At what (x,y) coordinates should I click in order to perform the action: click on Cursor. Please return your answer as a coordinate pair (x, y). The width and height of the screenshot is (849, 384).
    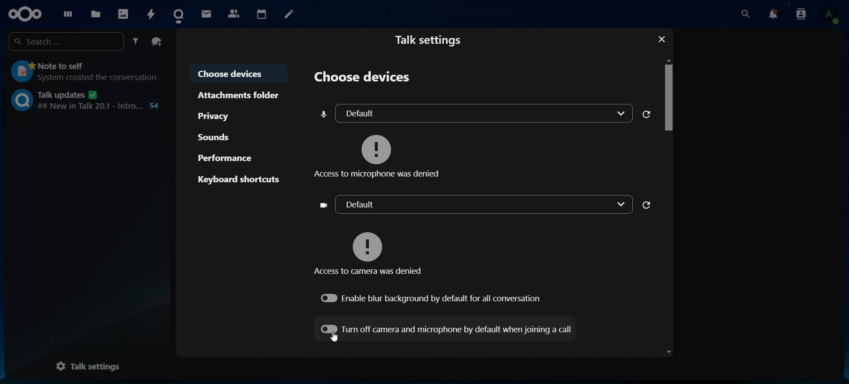
    Looking at the image, I should click on (335, 338).